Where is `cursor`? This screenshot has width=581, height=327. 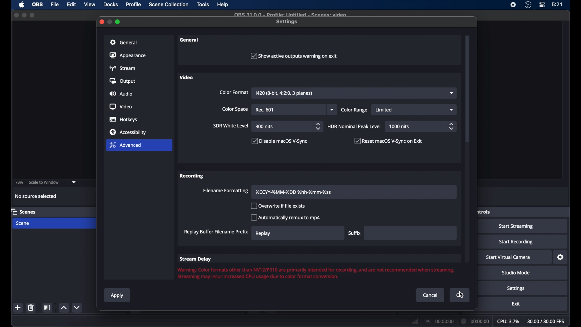 cursor is located at coordinates (461, 295).